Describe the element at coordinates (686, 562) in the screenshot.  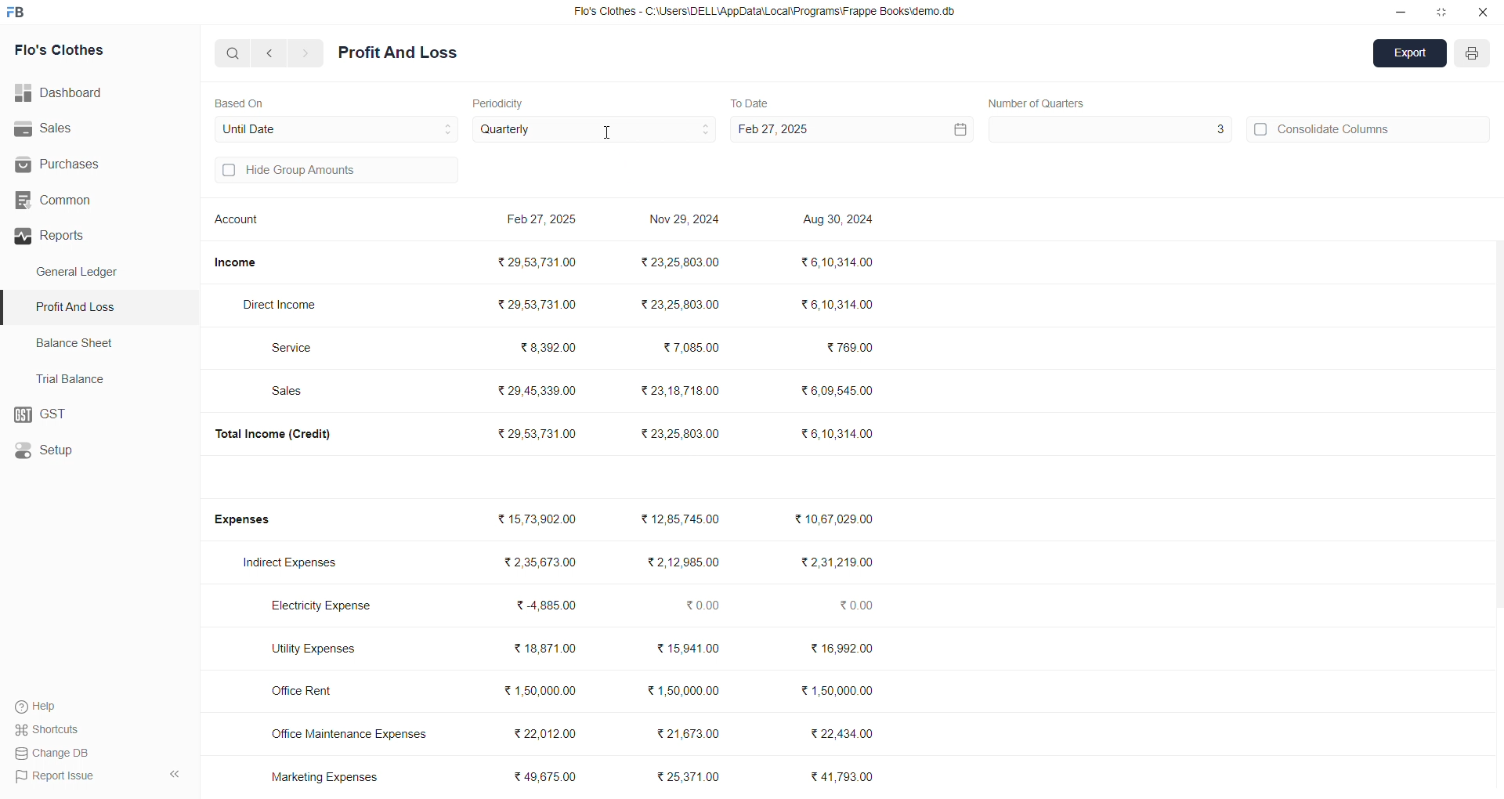
I see `₹2,12,985.00` at that location.